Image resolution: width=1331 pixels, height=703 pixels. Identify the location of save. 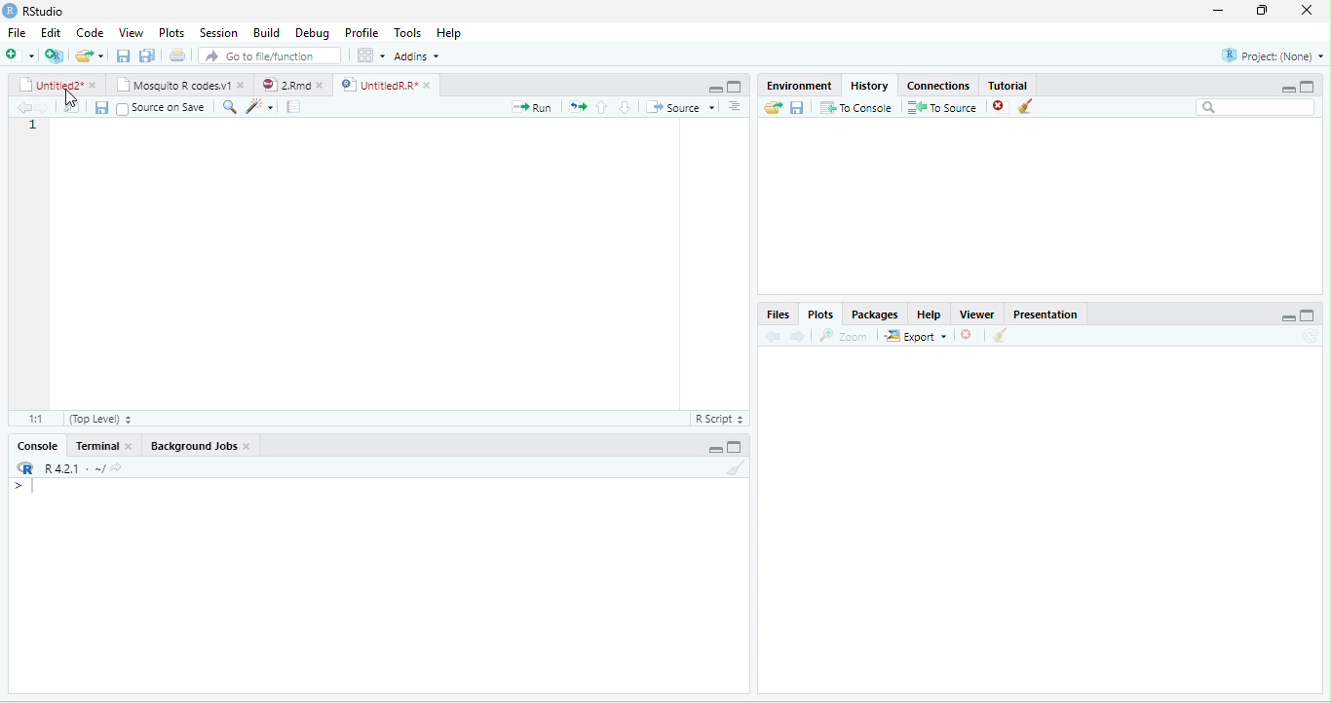
(796, 107).